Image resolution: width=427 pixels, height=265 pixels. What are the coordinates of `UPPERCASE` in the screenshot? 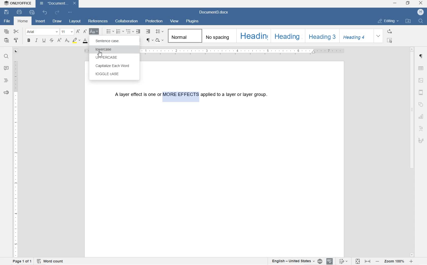 It's located at (114, 57).